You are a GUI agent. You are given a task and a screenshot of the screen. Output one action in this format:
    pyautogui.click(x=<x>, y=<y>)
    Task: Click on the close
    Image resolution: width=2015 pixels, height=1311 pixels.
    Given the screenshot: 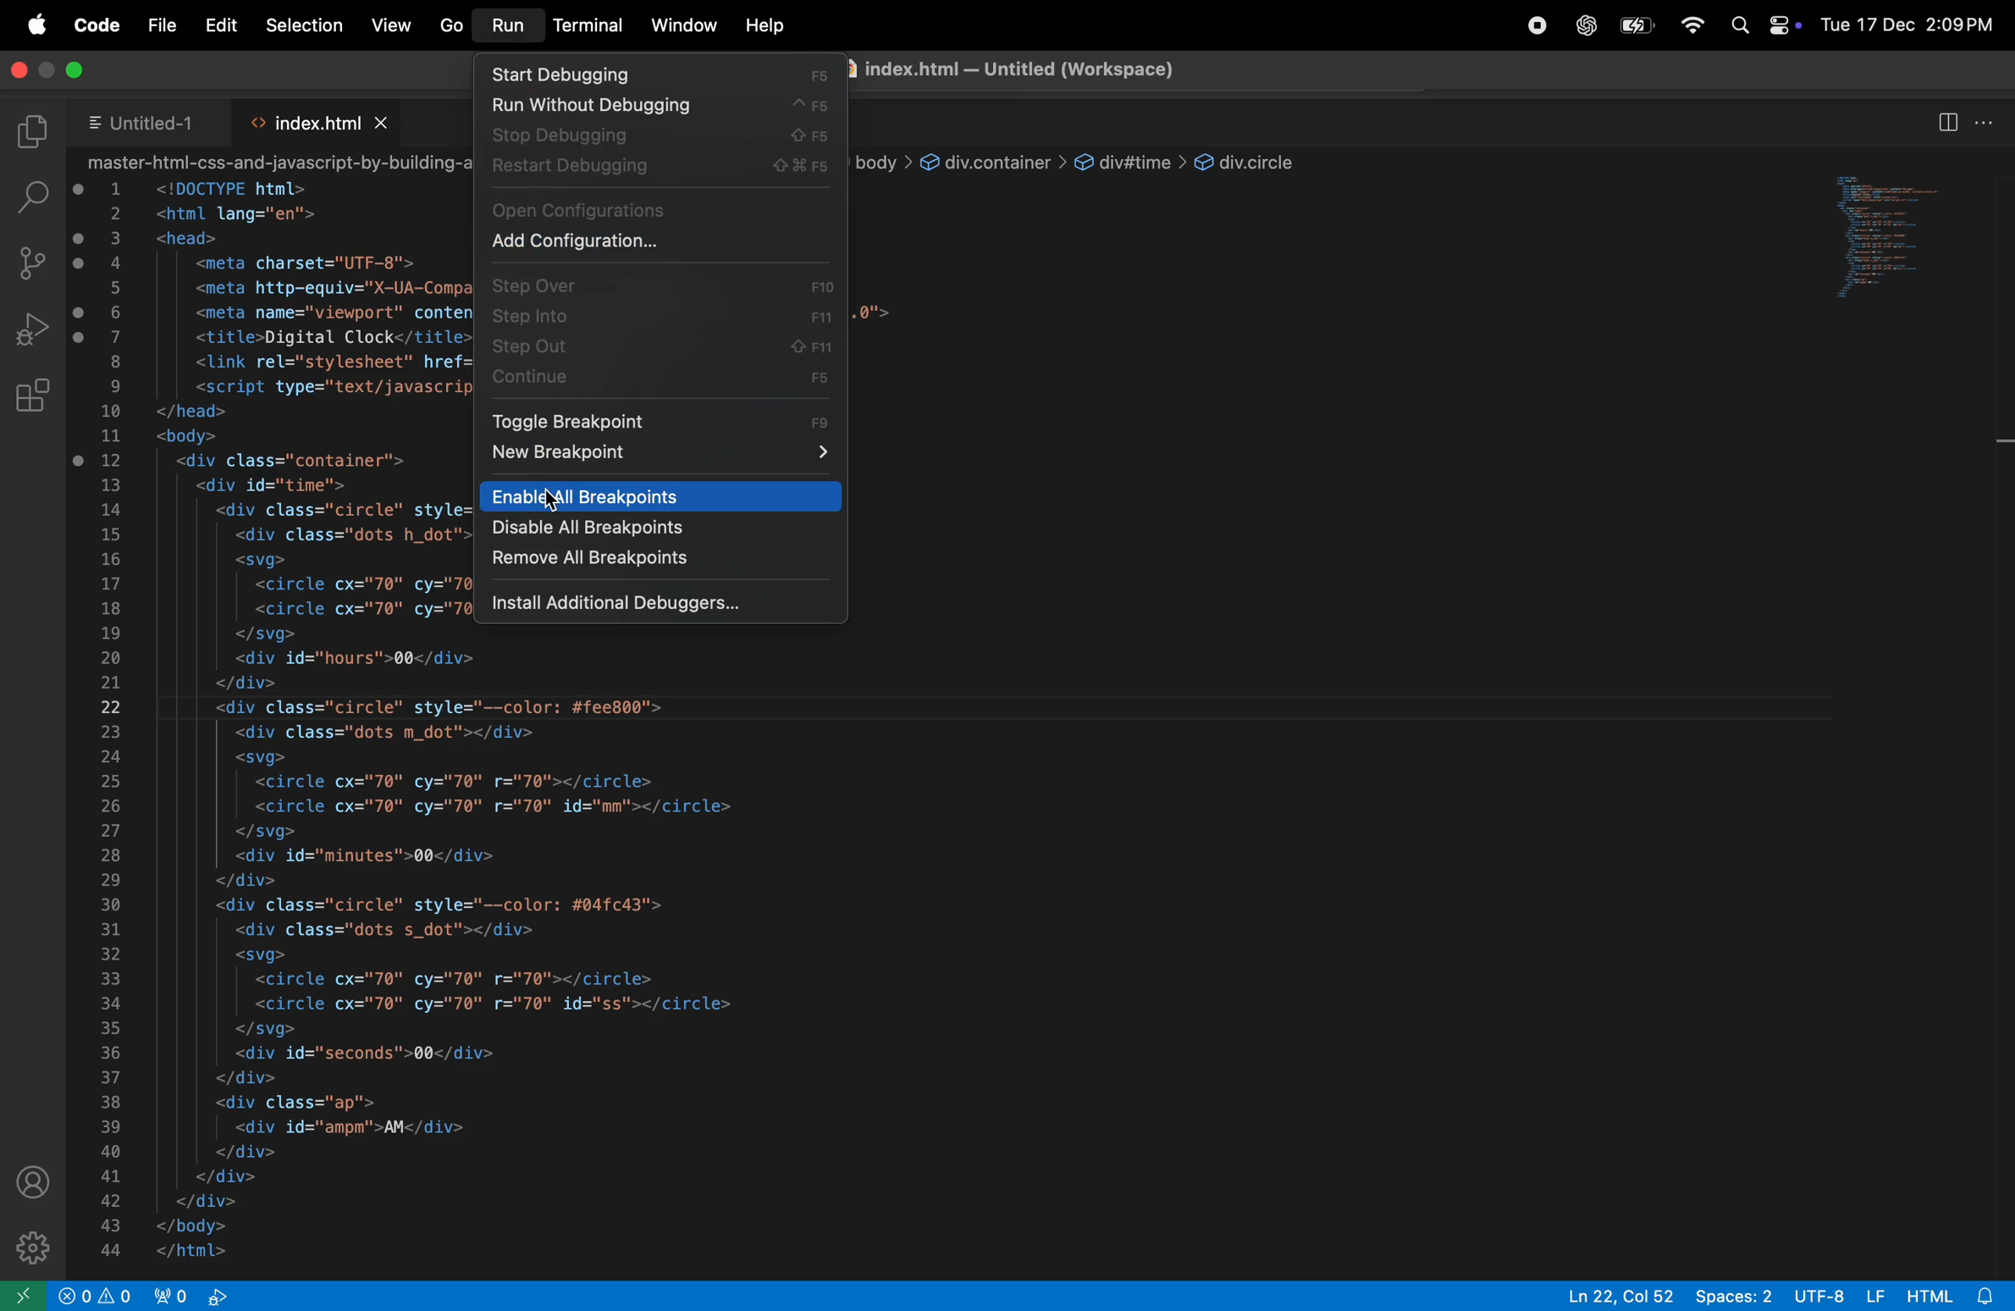 What is the action you would take?
    pyautogui.click(x=21, y=67)
    